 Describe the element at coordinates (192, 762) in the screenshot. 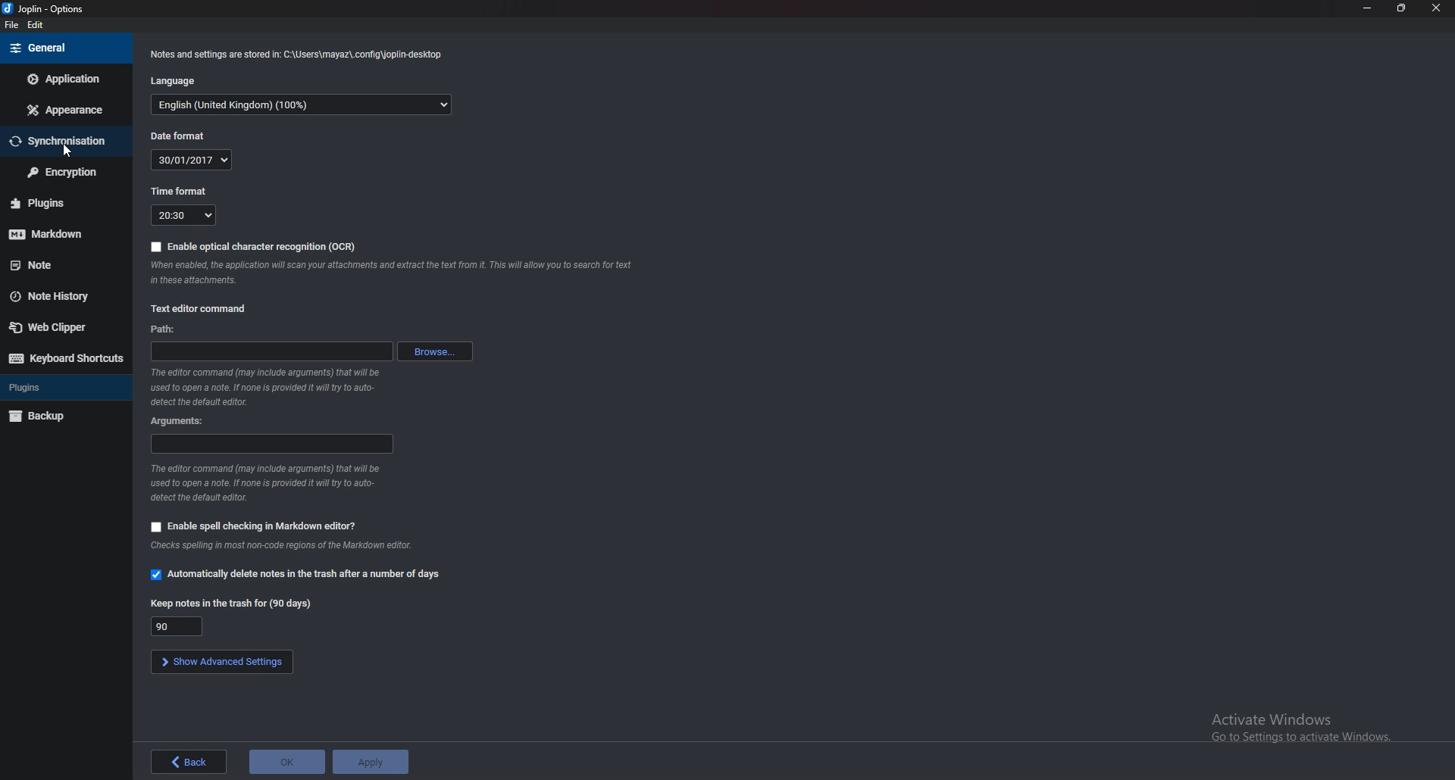

I see `back` at that location.